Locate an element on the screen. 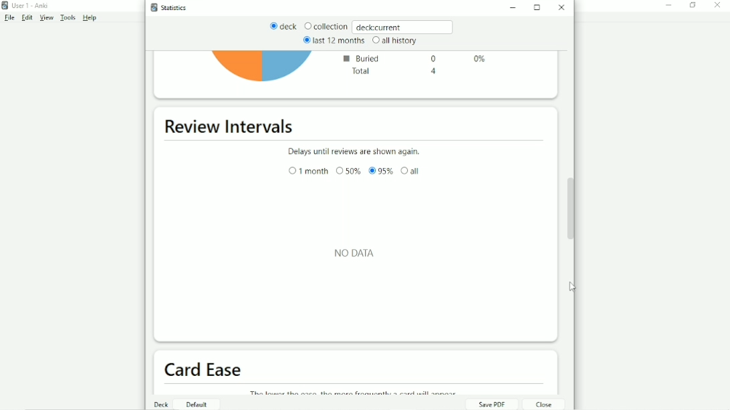 Image resolution: width=730 pixels, height=410 pixels. Save PDF is located at coordinates (491, 404).